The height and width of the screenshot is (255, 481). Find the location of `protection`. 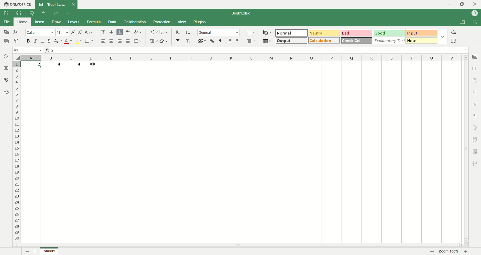

protection is located at coordinates (162, 22).